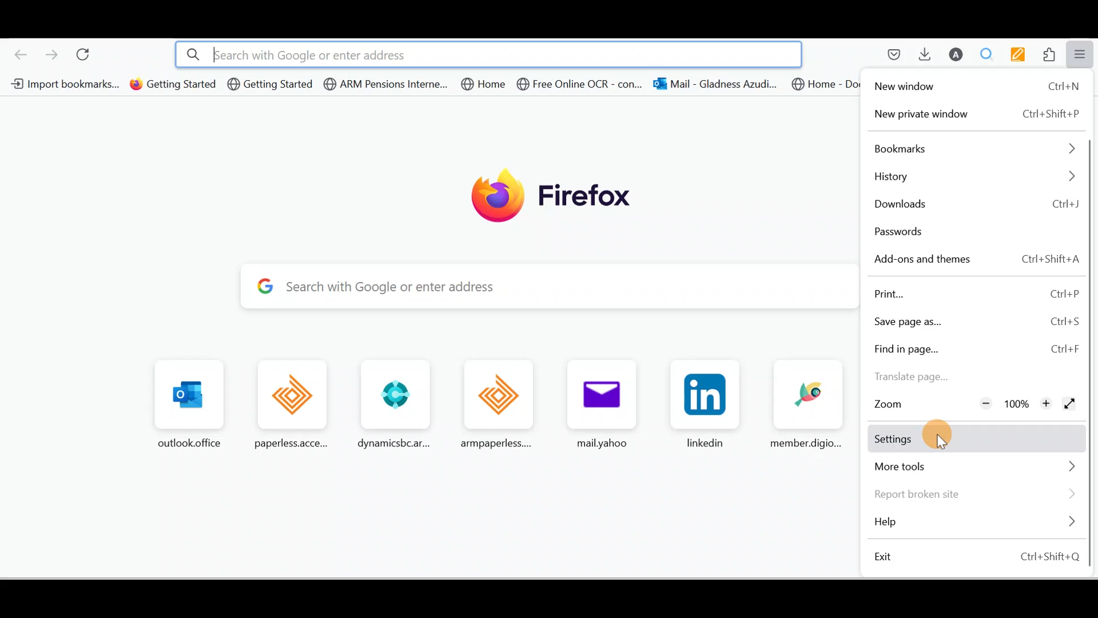 This screenshot has height=618, width=1098. Describe the element at coordinates (975, 259) in the screenshot. I see `Add-ons and themes      Ctrl+Shift+A` at that location.